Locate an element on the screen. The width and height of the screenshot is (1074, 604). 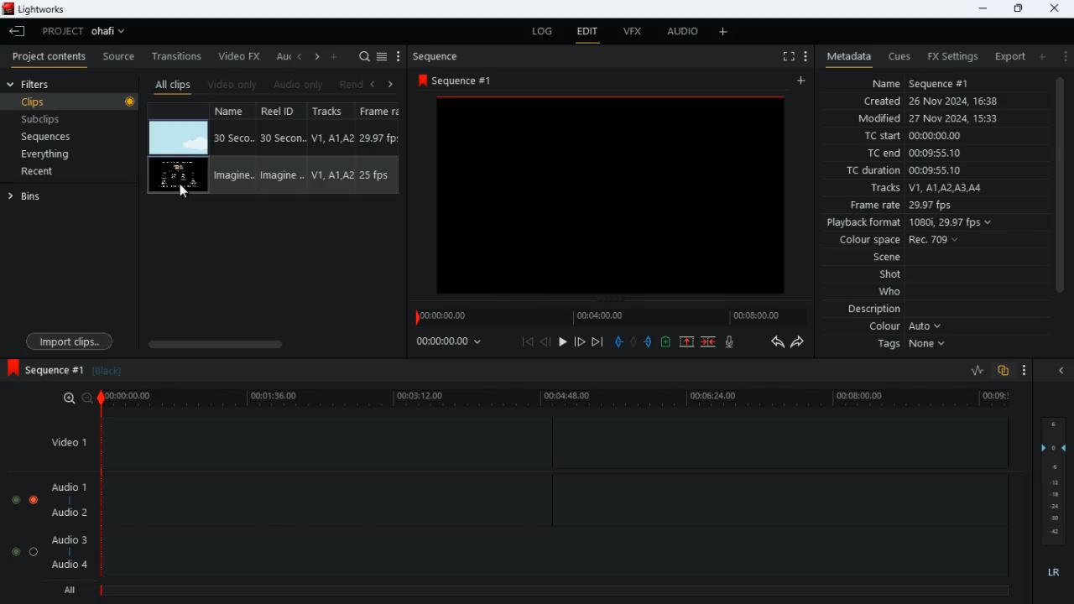
recent is located at coordinates (52, 173).